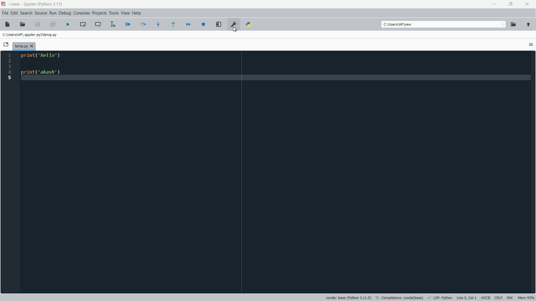 The image size is (536, 301). I want to click on cursor position, so click(466, 298).